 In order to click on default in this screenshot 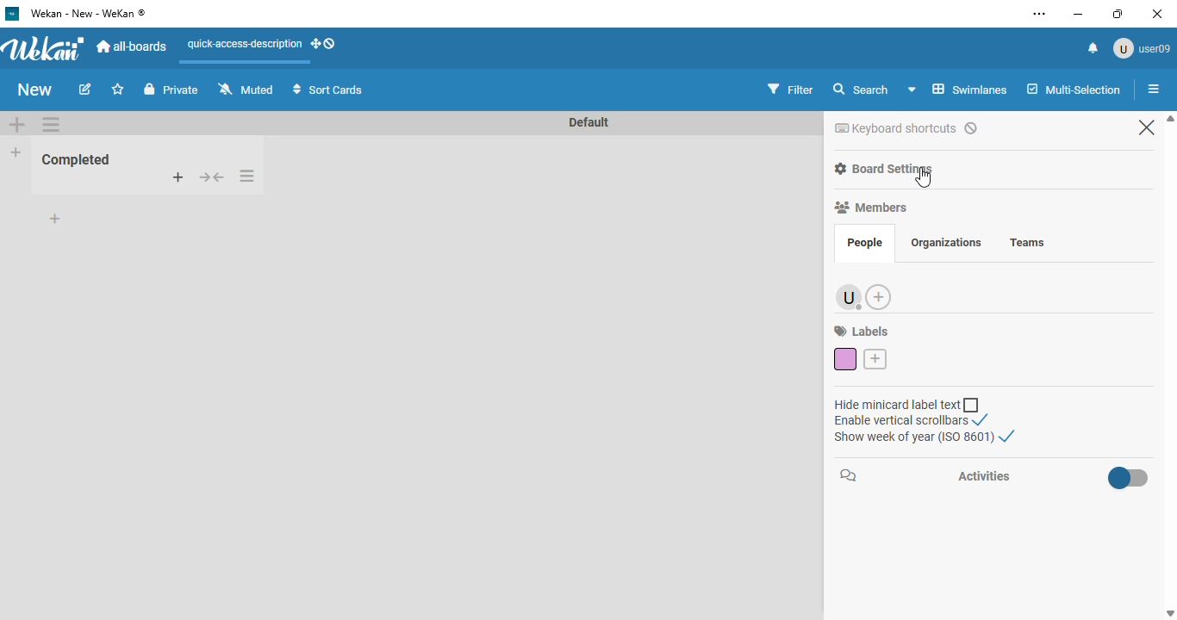, I will do `click(845, 360)`.